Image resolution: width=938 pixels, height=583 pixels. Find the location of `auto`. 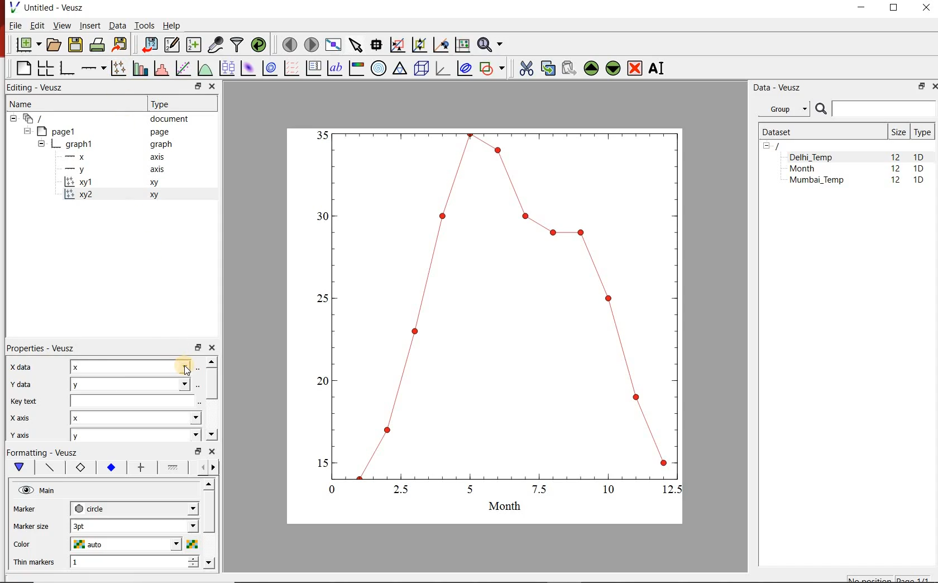

auto is located at coordinates (133, 544).